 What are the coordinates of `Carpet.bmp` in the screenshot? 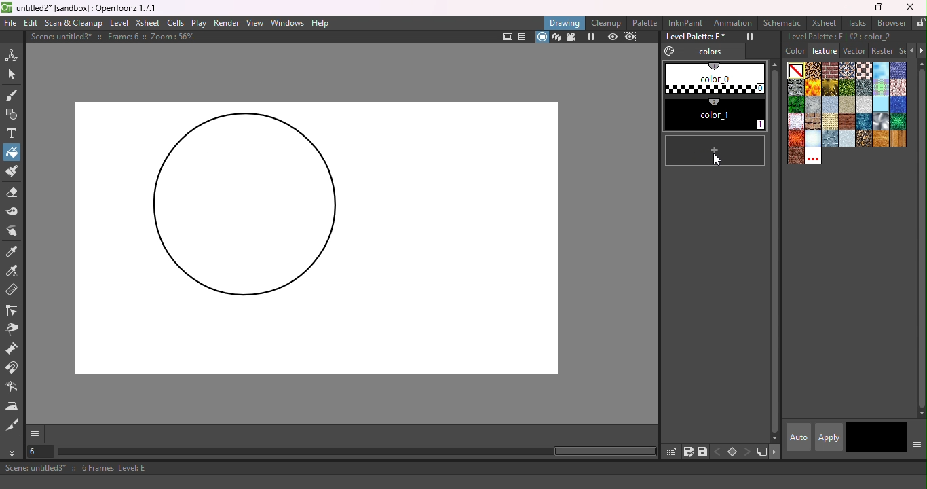 It's located at (848, 71).